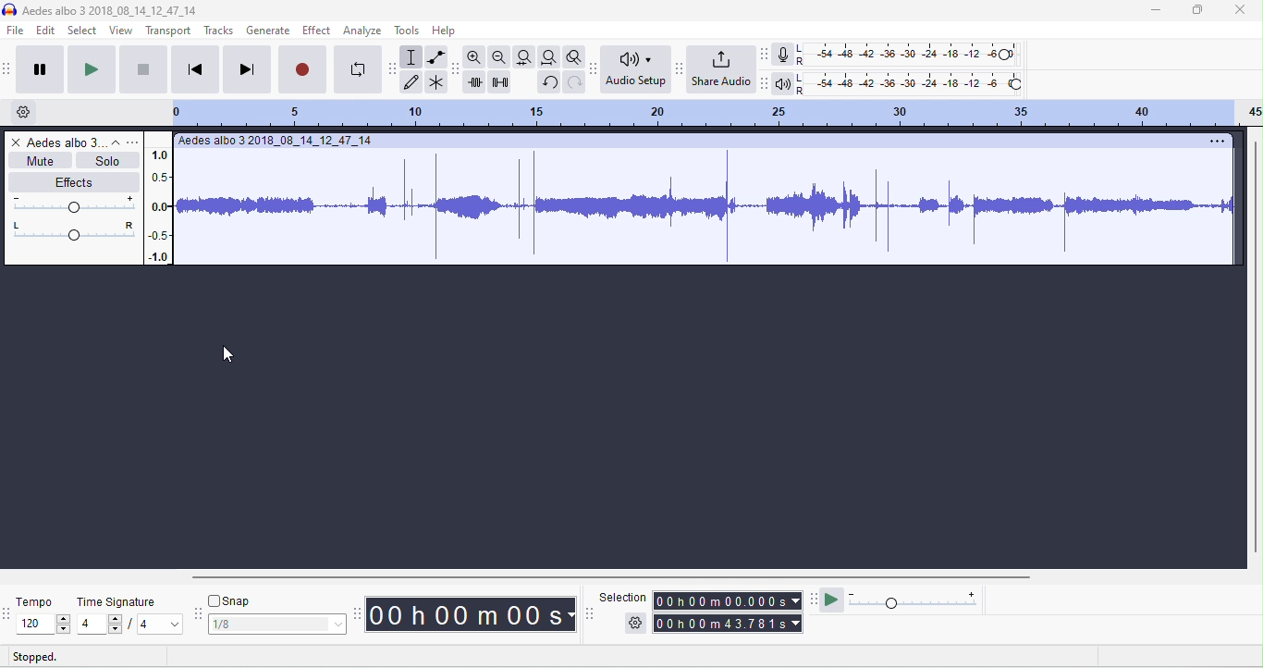 The height and width of the screenshot is (668, 1263). What do you see at coordinates (162, 204) in the screenshot?
I see `amplitude` at bounding box center [162, 204].